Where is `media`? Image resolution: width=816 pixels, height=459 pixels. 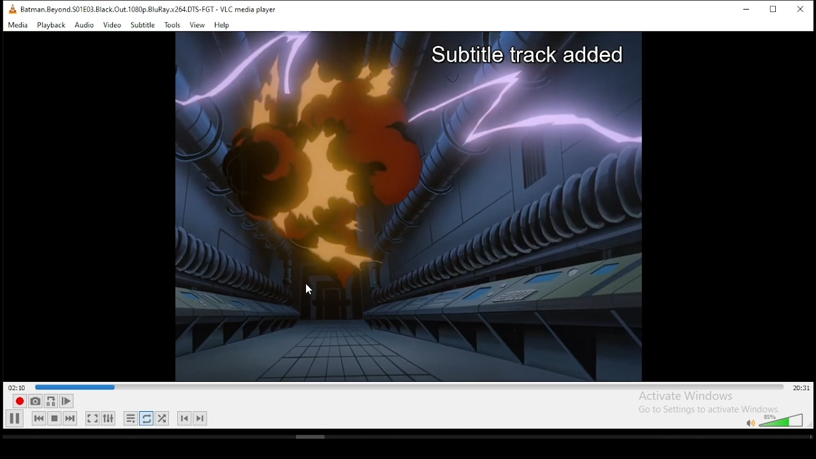 media is located at coordinates (18, 25).